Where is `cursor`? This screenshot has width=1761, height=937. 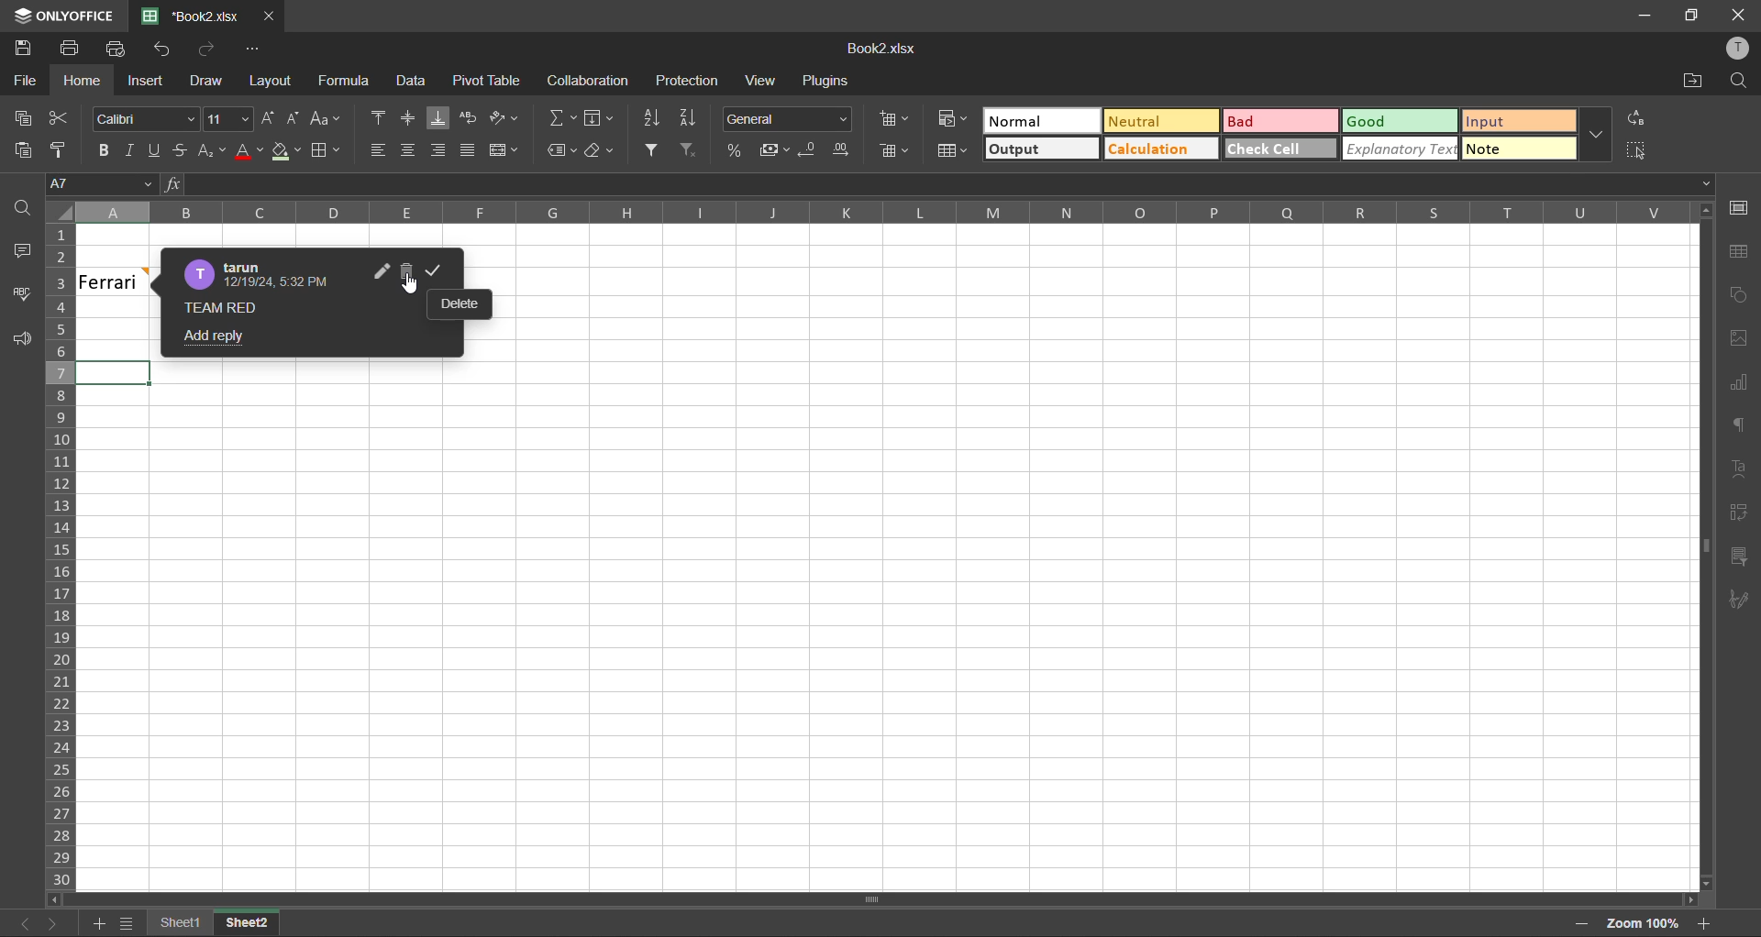 cursor is located at coordinates (413, 286).